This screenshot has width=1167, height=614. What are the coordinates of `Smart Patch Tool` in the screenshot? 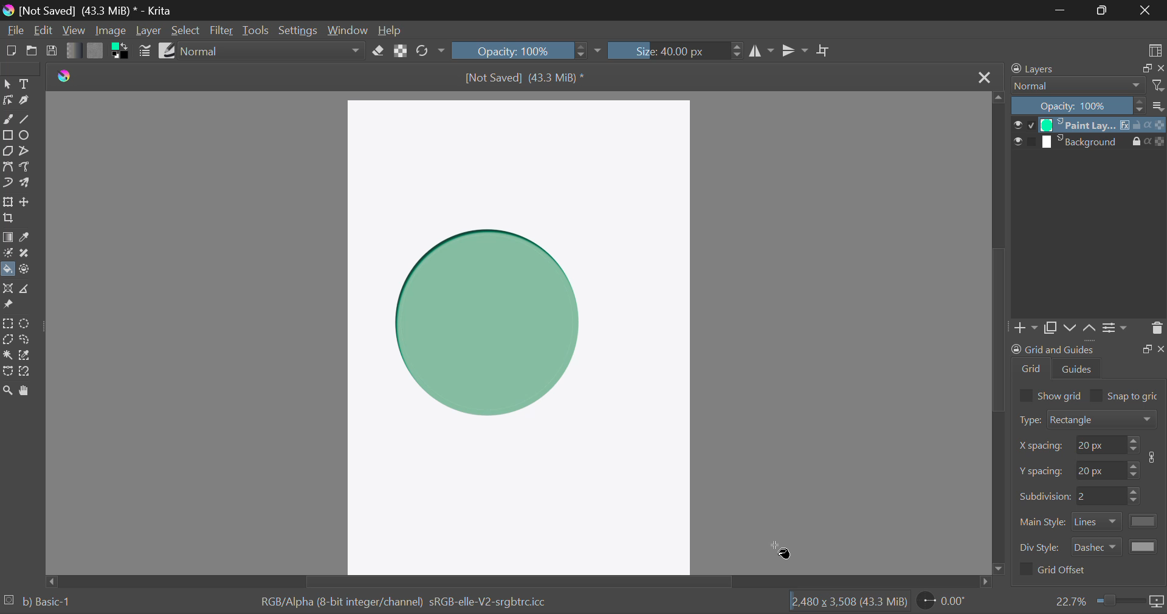 It's located at (25, 254).